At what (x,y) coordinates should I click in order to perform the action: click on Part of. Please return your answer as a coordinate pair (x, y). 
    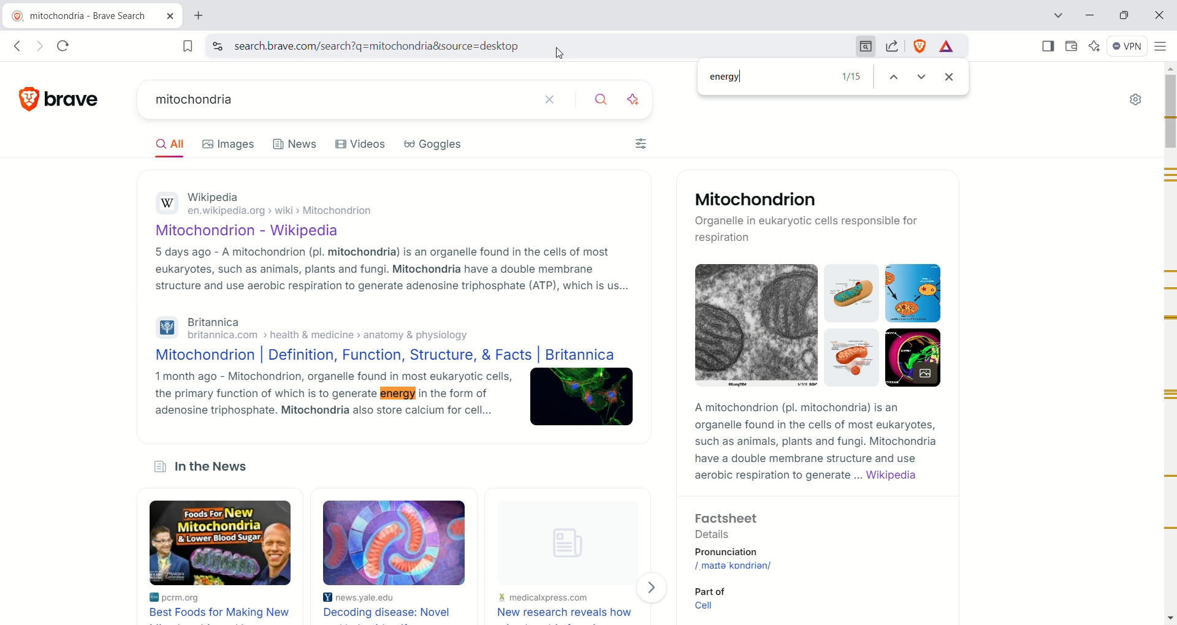
    Looking at the image, I should click on (723, 591).